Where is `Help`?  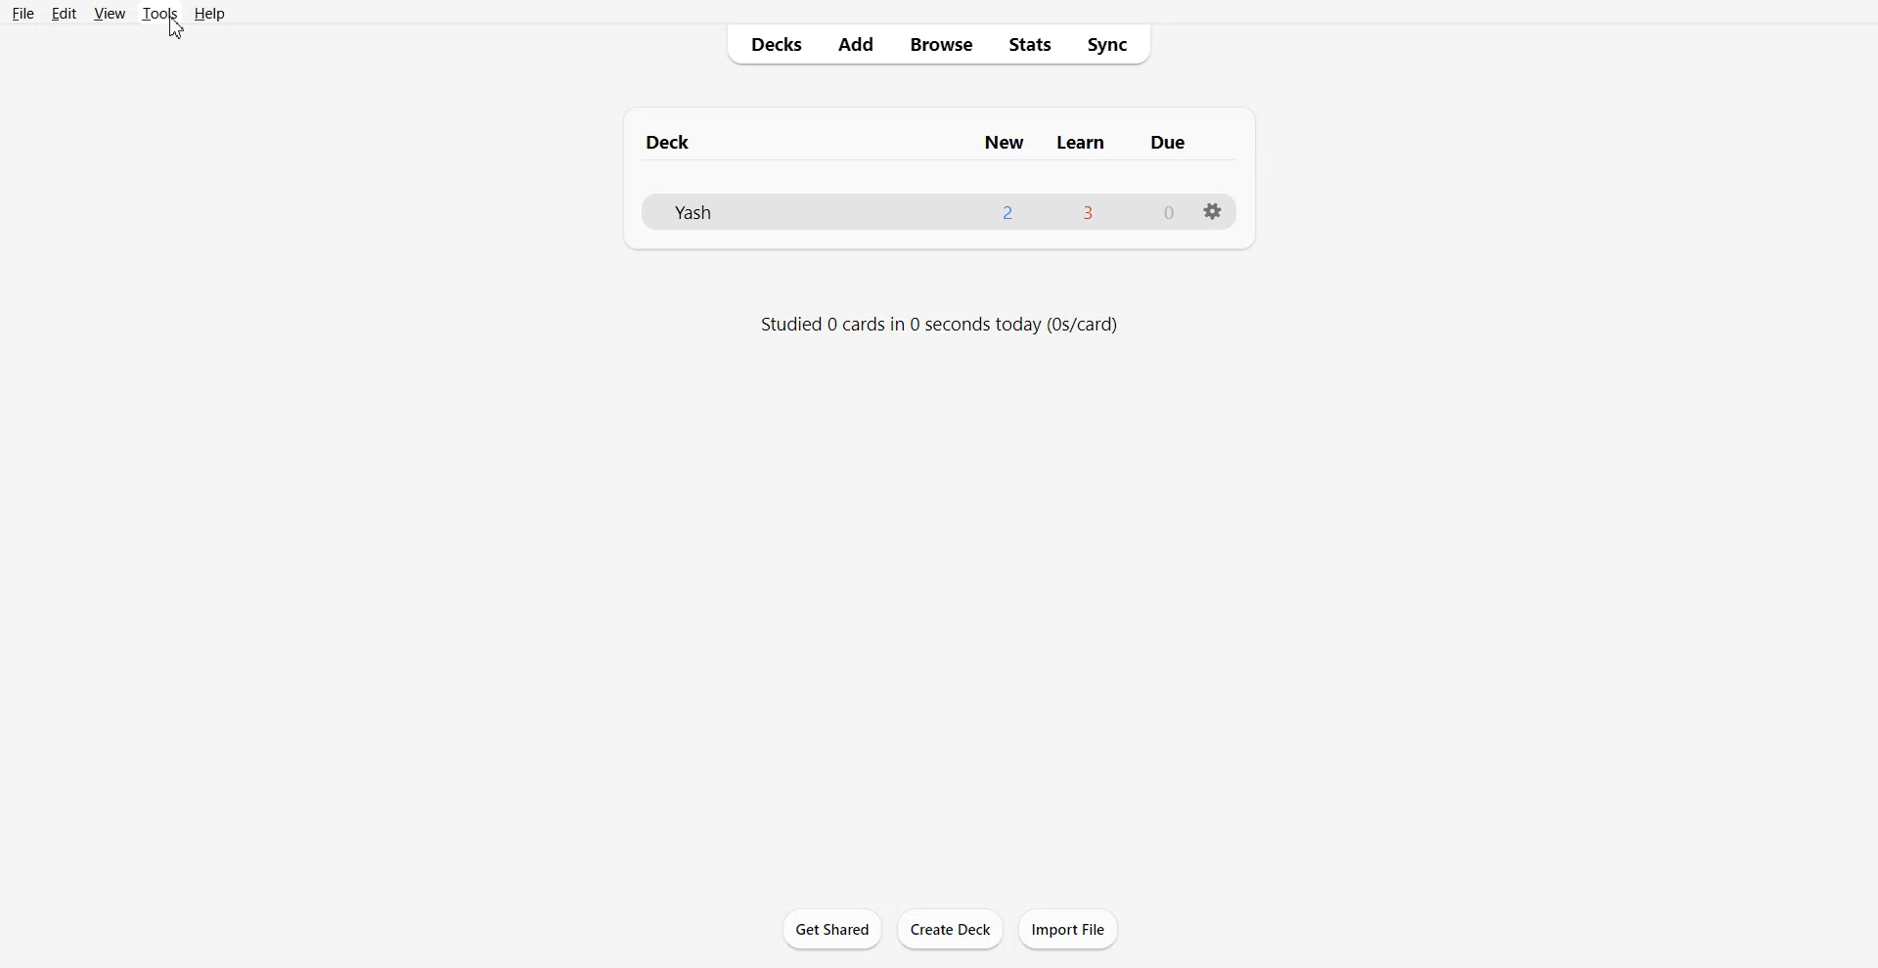
Help is located at coordinates (208, 14).